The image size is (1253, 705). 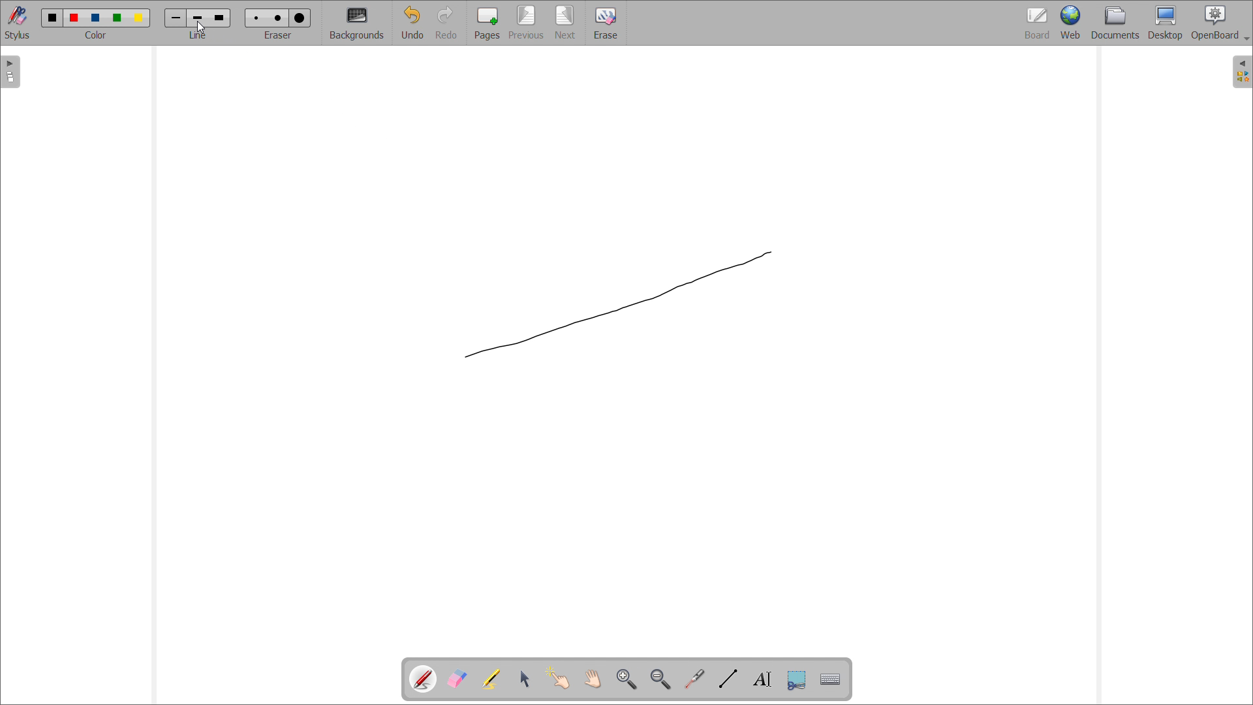 I want to click on color, so click(x=138, y=18).